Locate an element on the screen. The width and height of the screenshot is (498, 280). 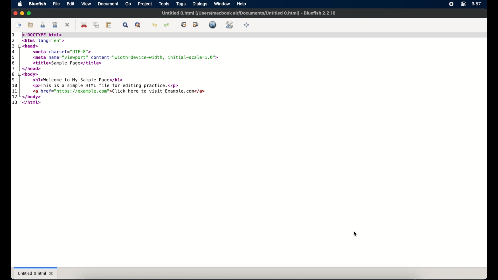
close is located at coordinates (15, 13).